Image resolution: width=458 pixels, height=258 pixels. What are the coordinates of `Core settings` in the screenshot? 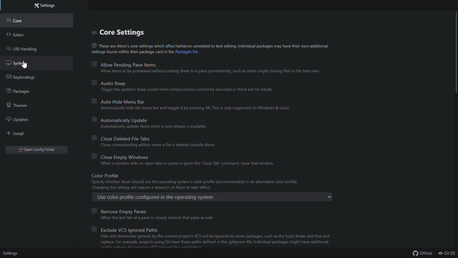 It's located at (128, 31).